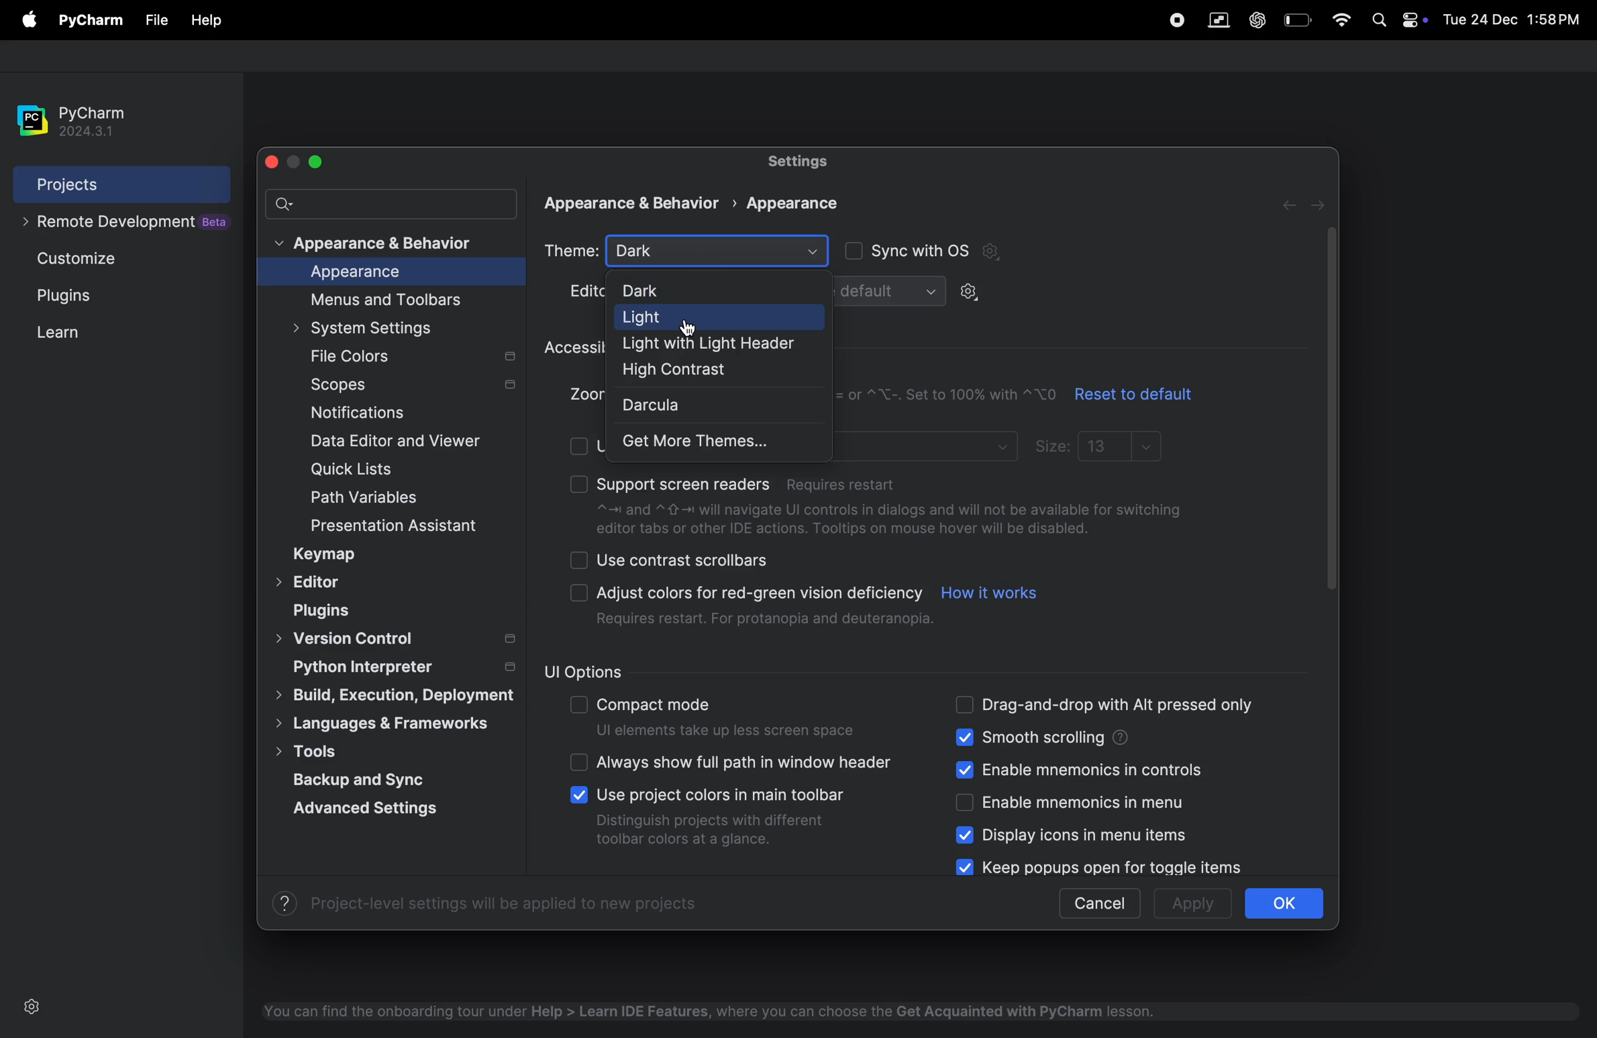 The image size is (1597, 1038). Describe the element at coordinates (1286, 205) in the screenshot. I see `forward` at that location.